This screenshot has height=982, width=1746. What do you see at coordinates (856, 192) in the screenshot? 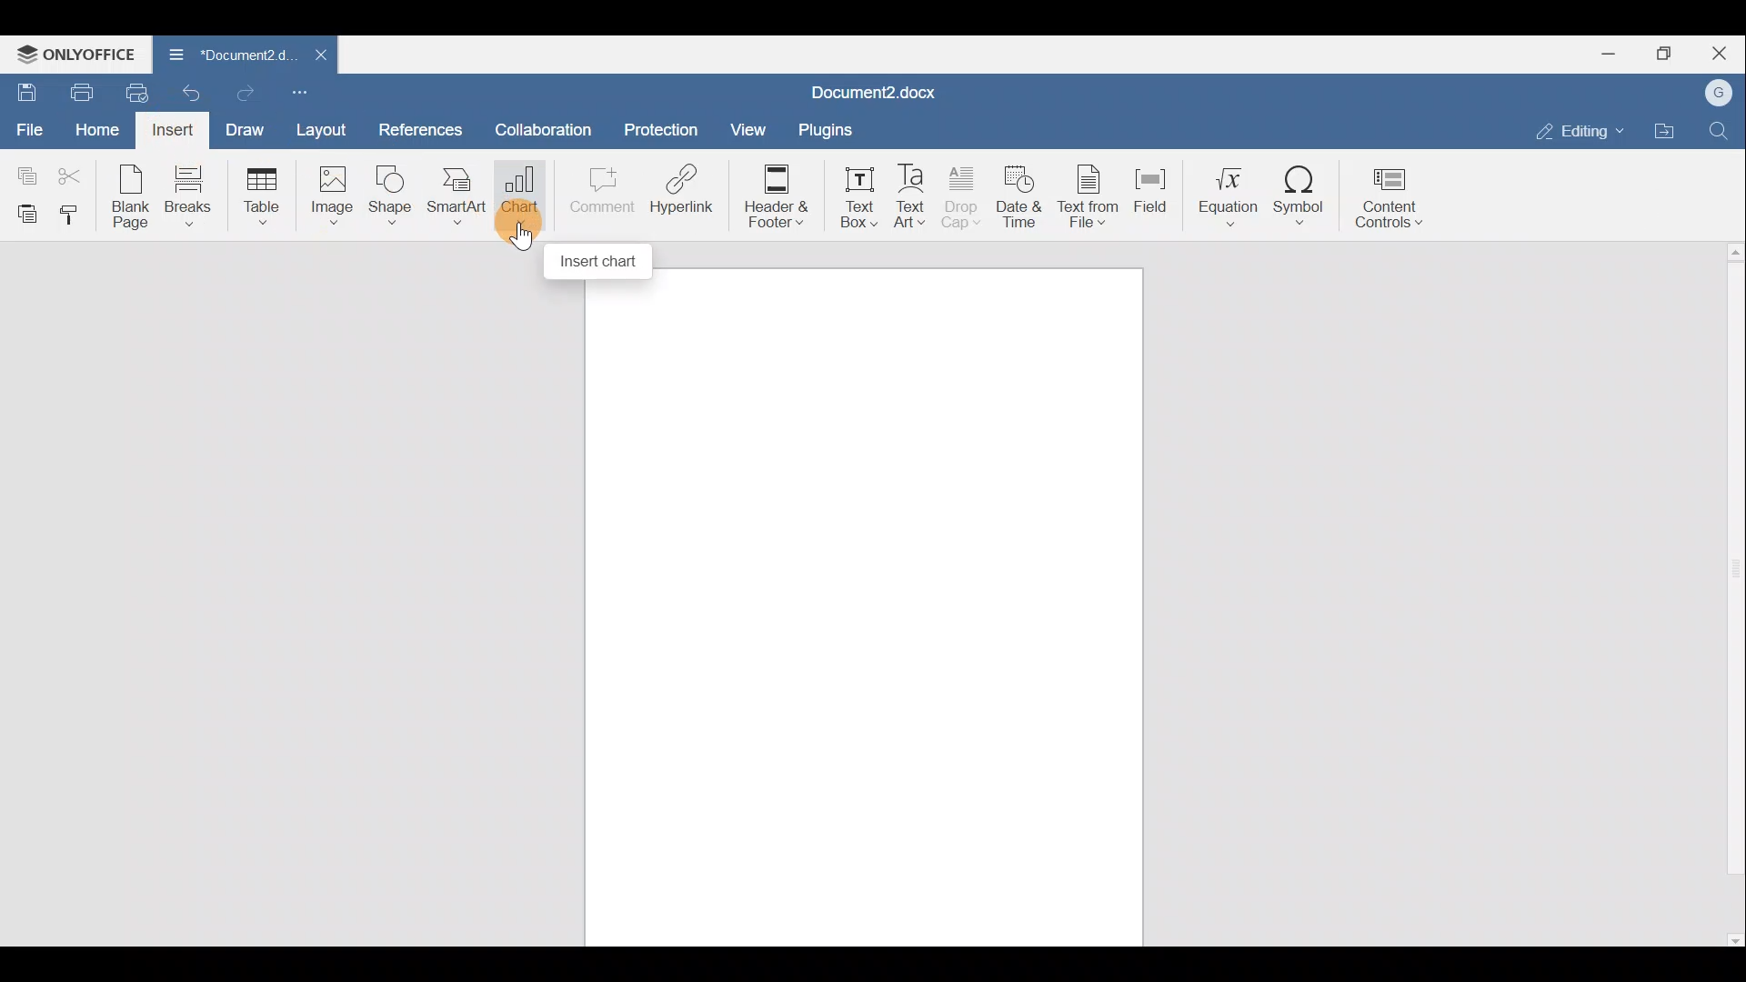
I see `Text box` at bounding box center [856, 192].